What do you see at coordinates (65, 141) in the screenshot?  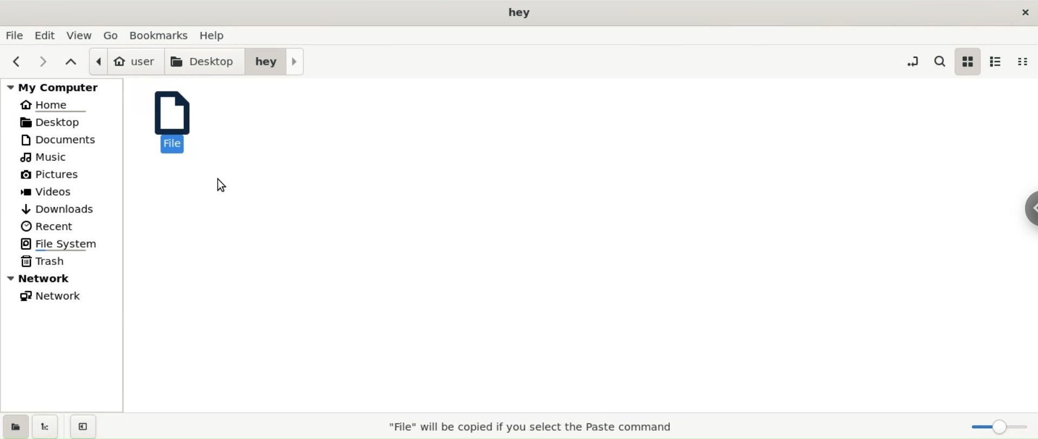 I see `documents` at bounding box center [65, 141].